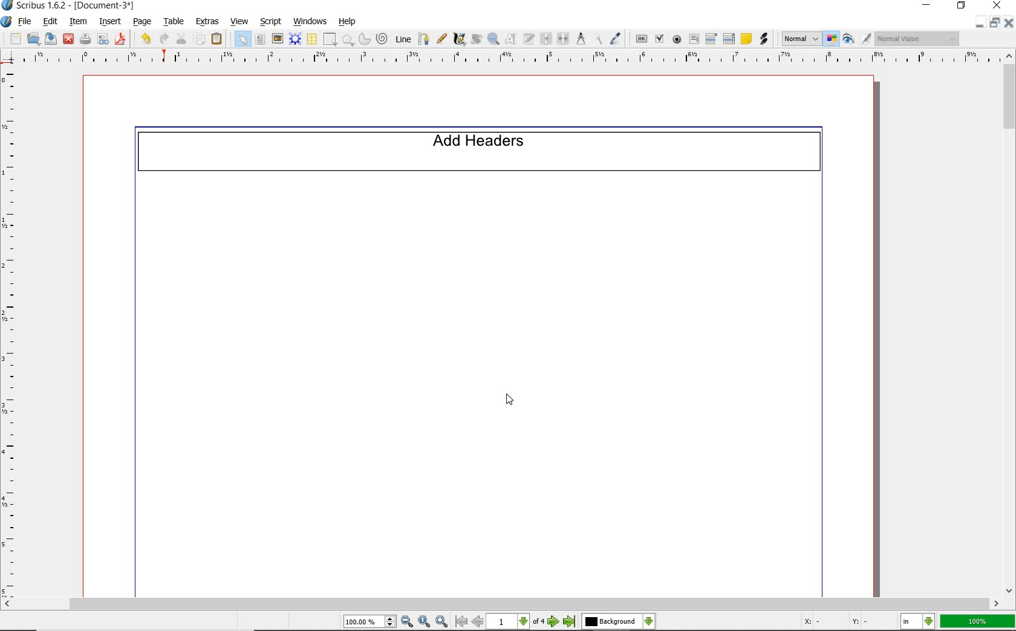 This screenshot has height=631, width=1016. What do you see at coordinates (142, 21) in the screenshot?
I see `page` at bounding box center [142, 21].